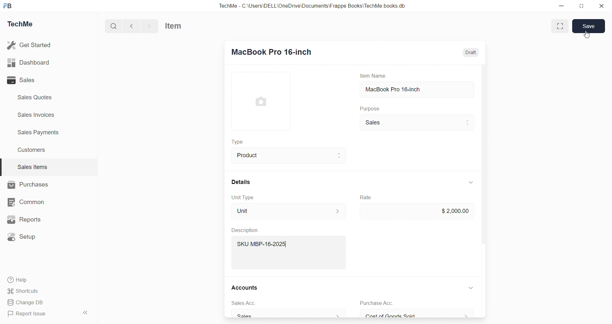  Describe the element at coordinates (237, 141) in the screenshot. I see `Type` at that location.